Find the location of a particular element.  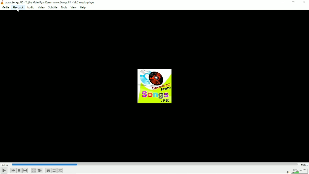

Stop playback is located at coordinates (19, 171).